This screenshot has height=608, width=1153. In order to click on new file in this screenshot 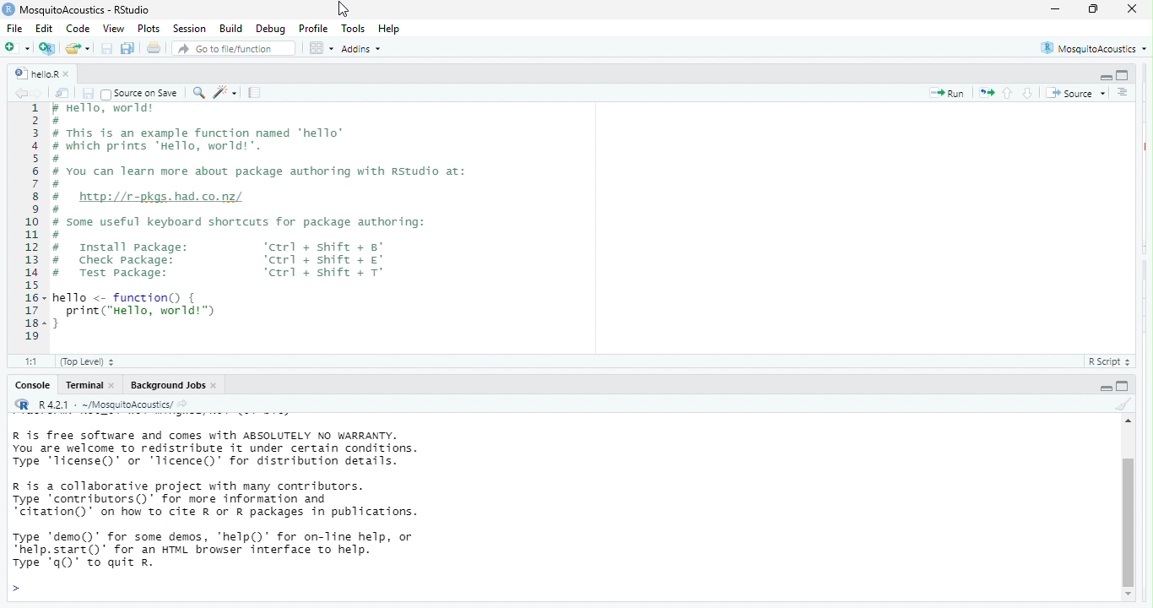, I will do `click(16, 48)`.